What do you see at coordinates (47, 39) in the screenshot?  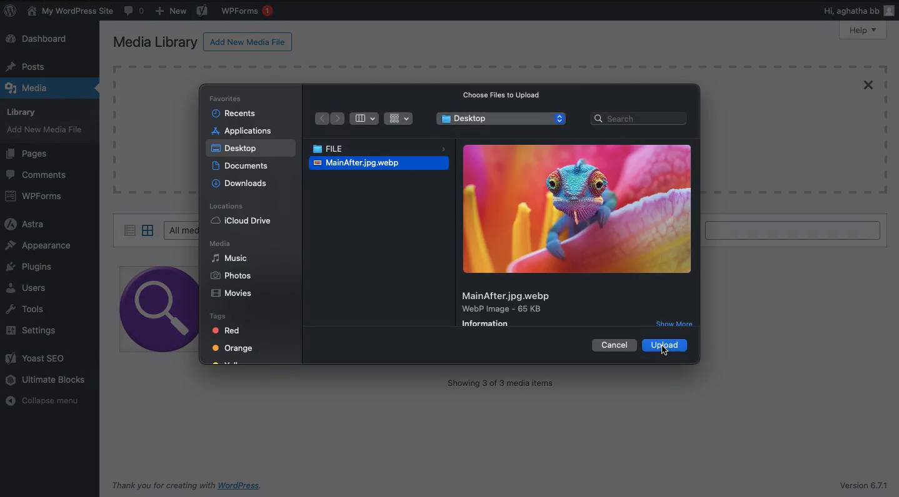 I see `Dashboard` at bounding box center [47, 39].